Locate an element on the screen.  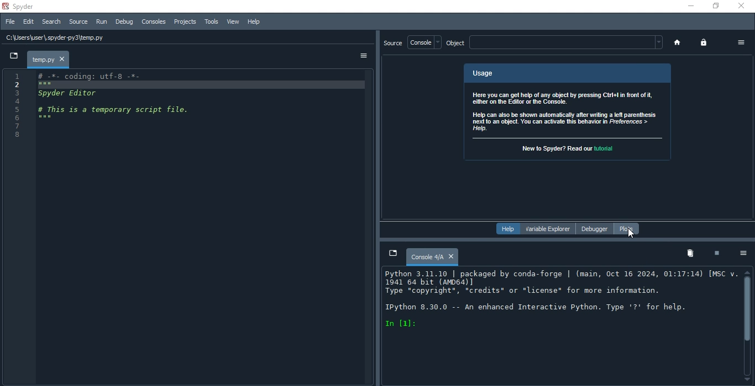
ipython console pane is located at coordinates (557, 327).